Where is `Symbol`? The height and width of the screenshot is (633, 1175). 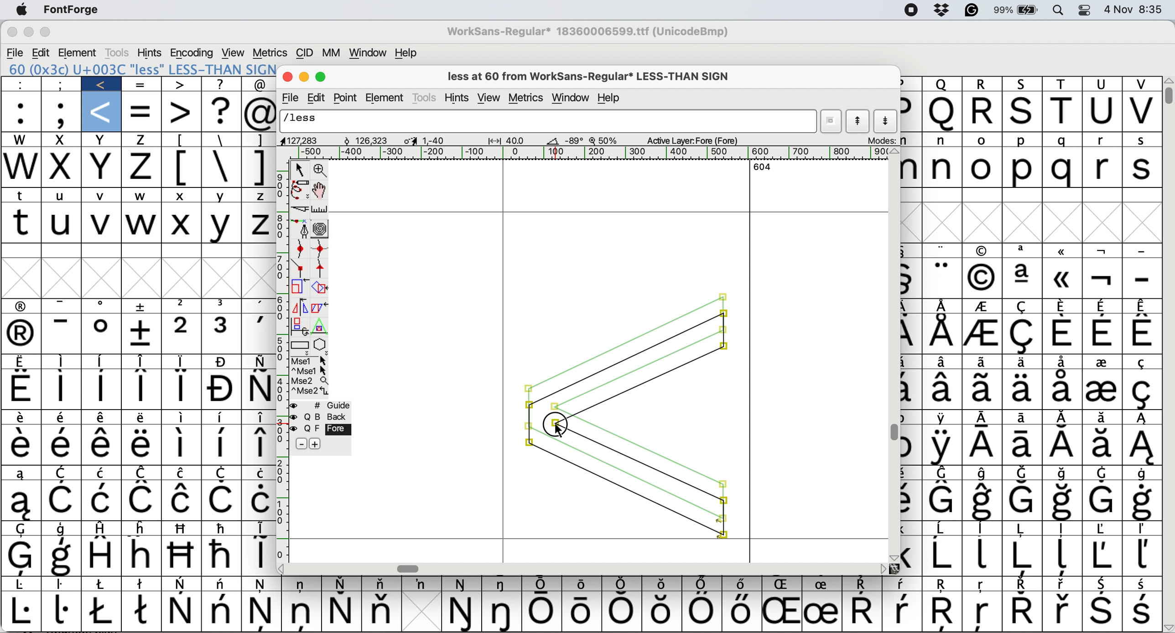 Symbol is located at coordinates (985, 446).